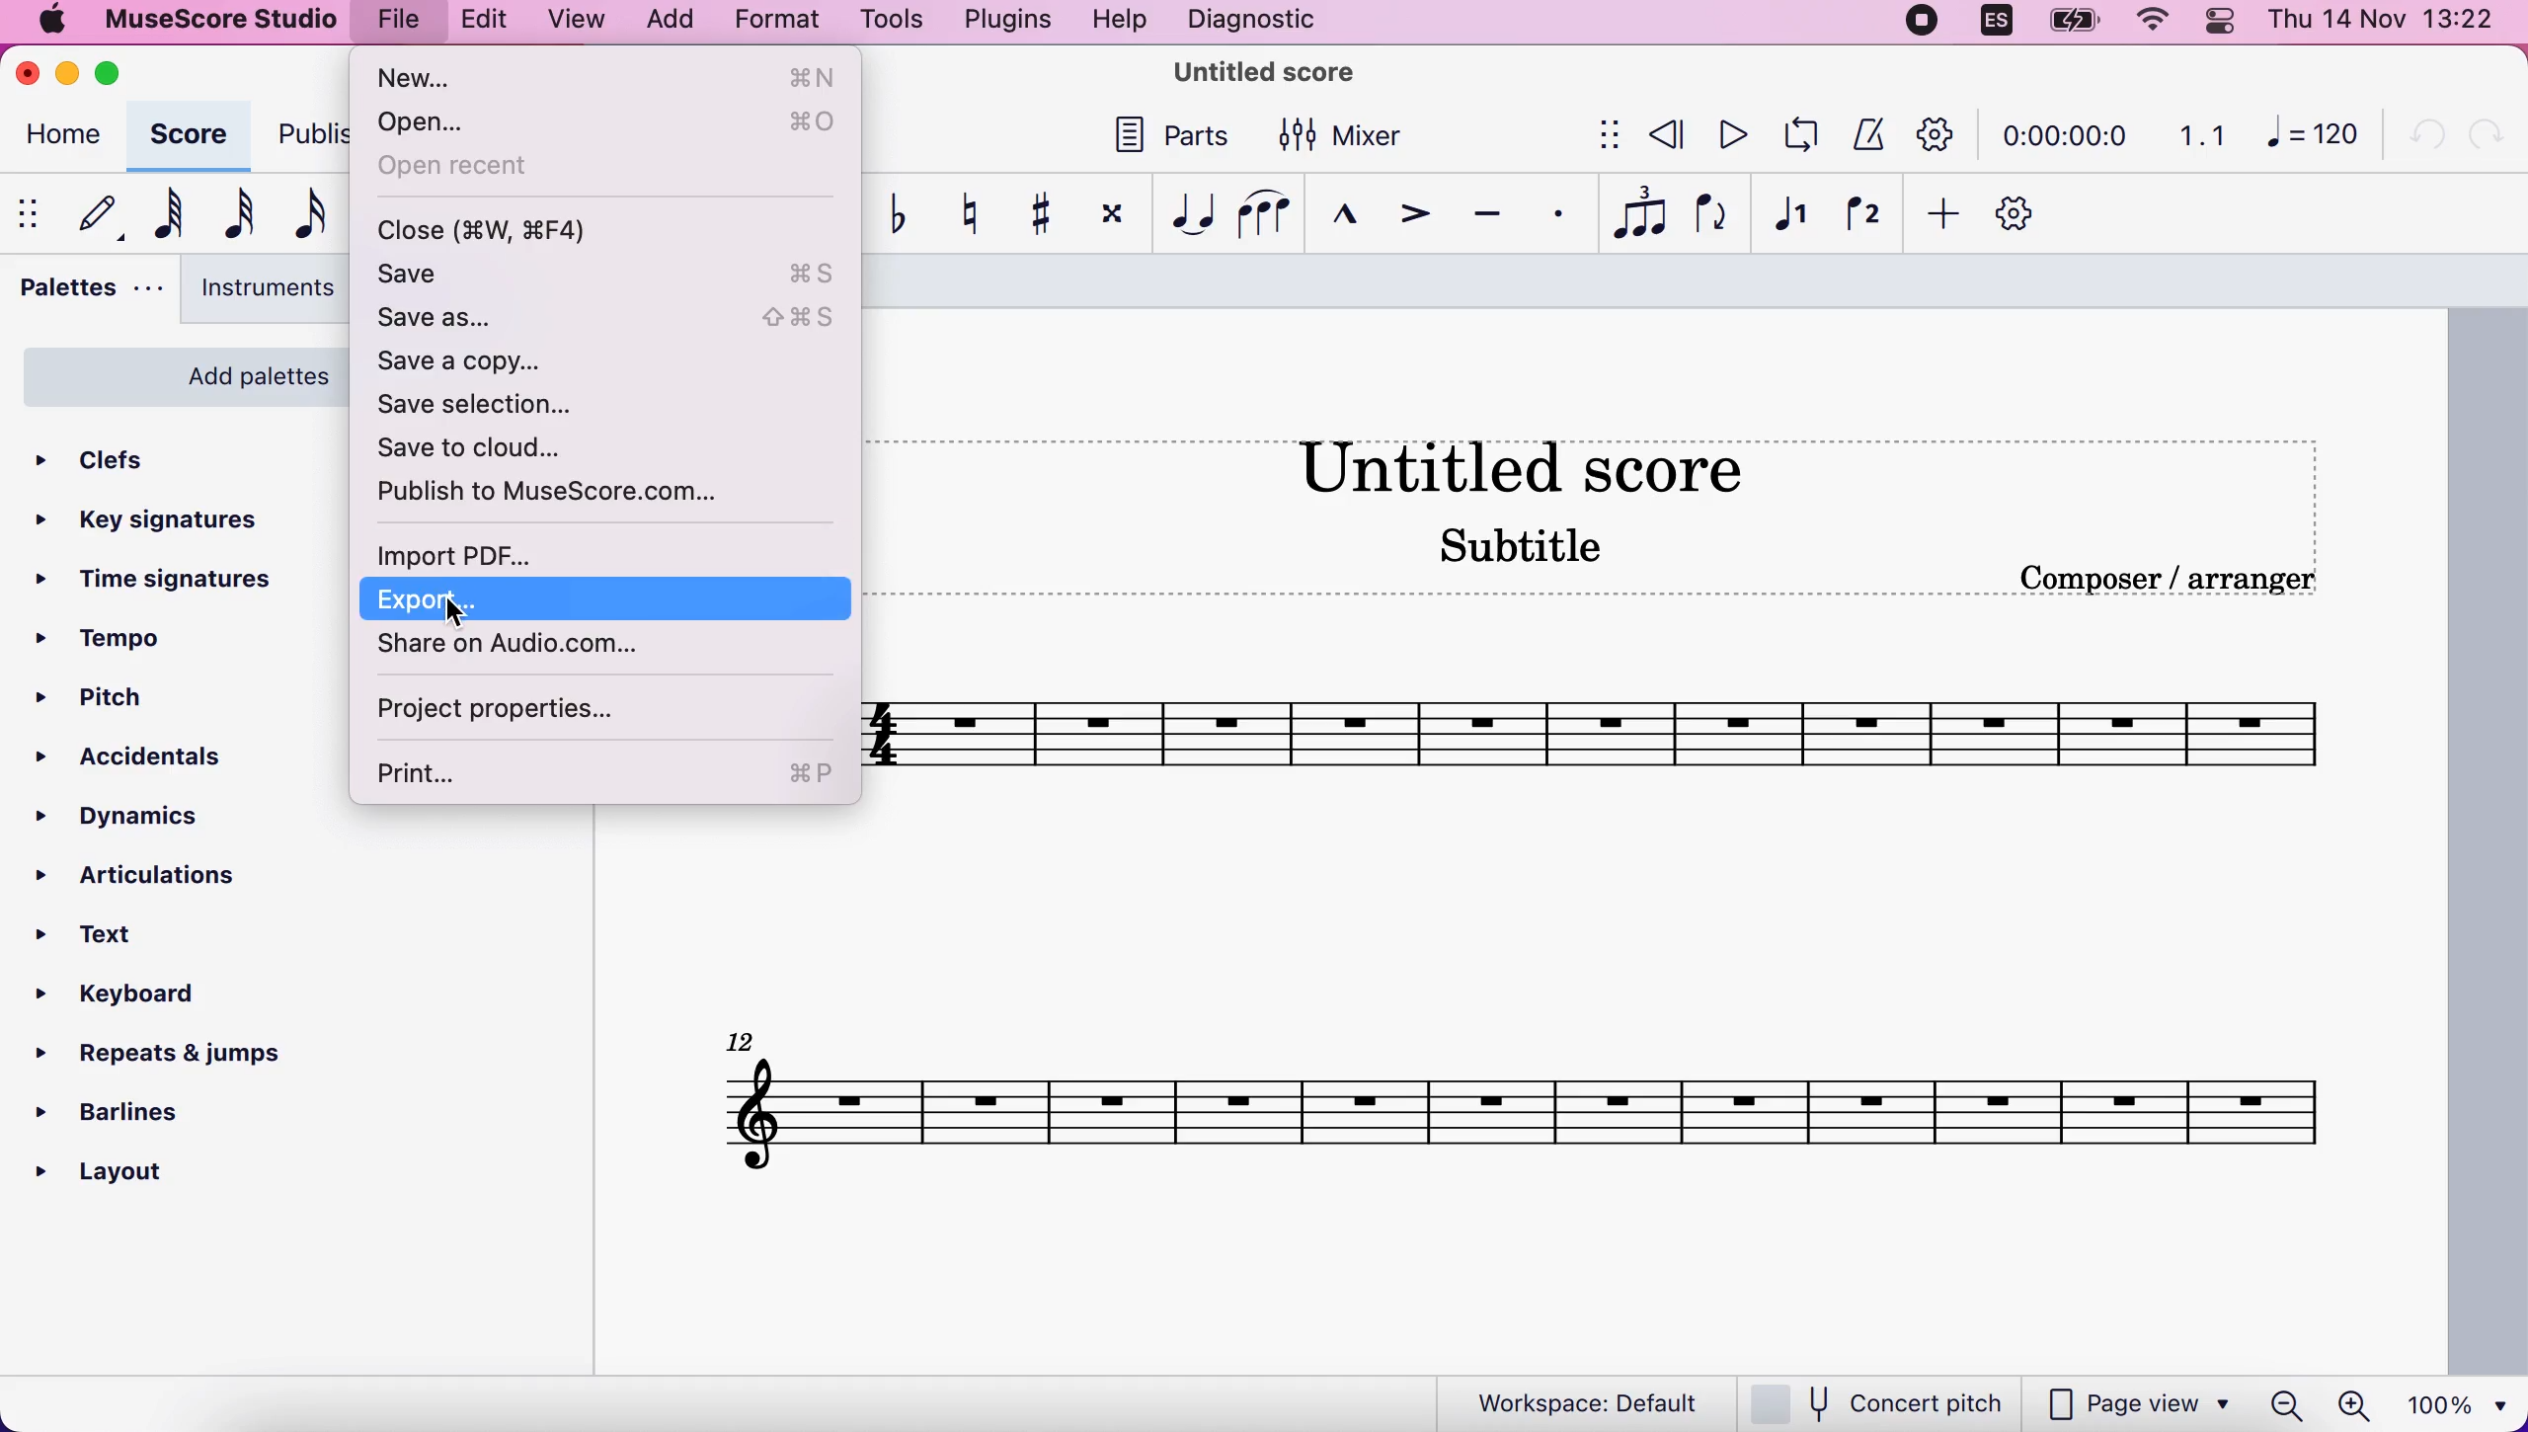 This screenshot has width=2528, height=1432. I want to click on help, so click(1114, 22).